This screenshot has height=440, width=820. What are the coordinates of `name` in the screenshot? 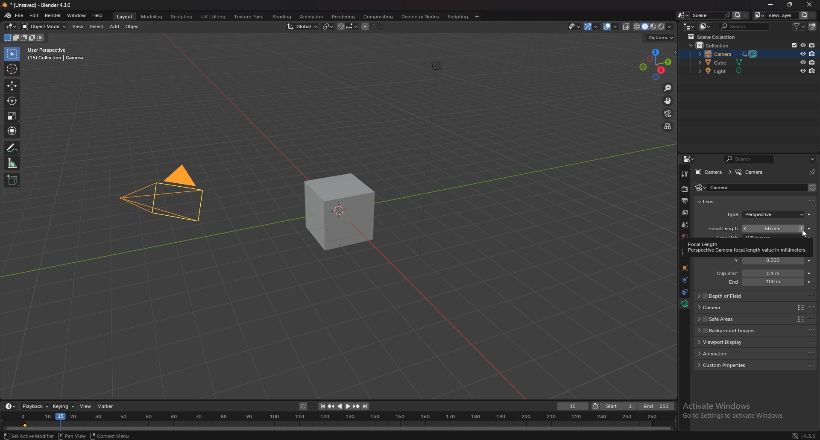 It's located at (725, 188).